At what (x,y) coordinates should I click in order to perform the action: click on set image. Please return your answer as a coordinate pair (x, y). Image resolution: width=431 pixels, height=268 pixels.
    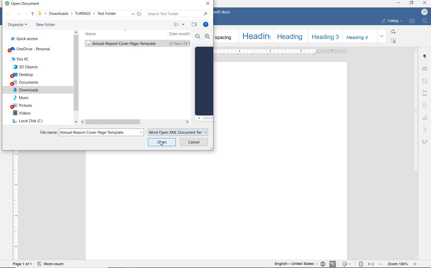
    Looking at the image, I should click on (425, 81).